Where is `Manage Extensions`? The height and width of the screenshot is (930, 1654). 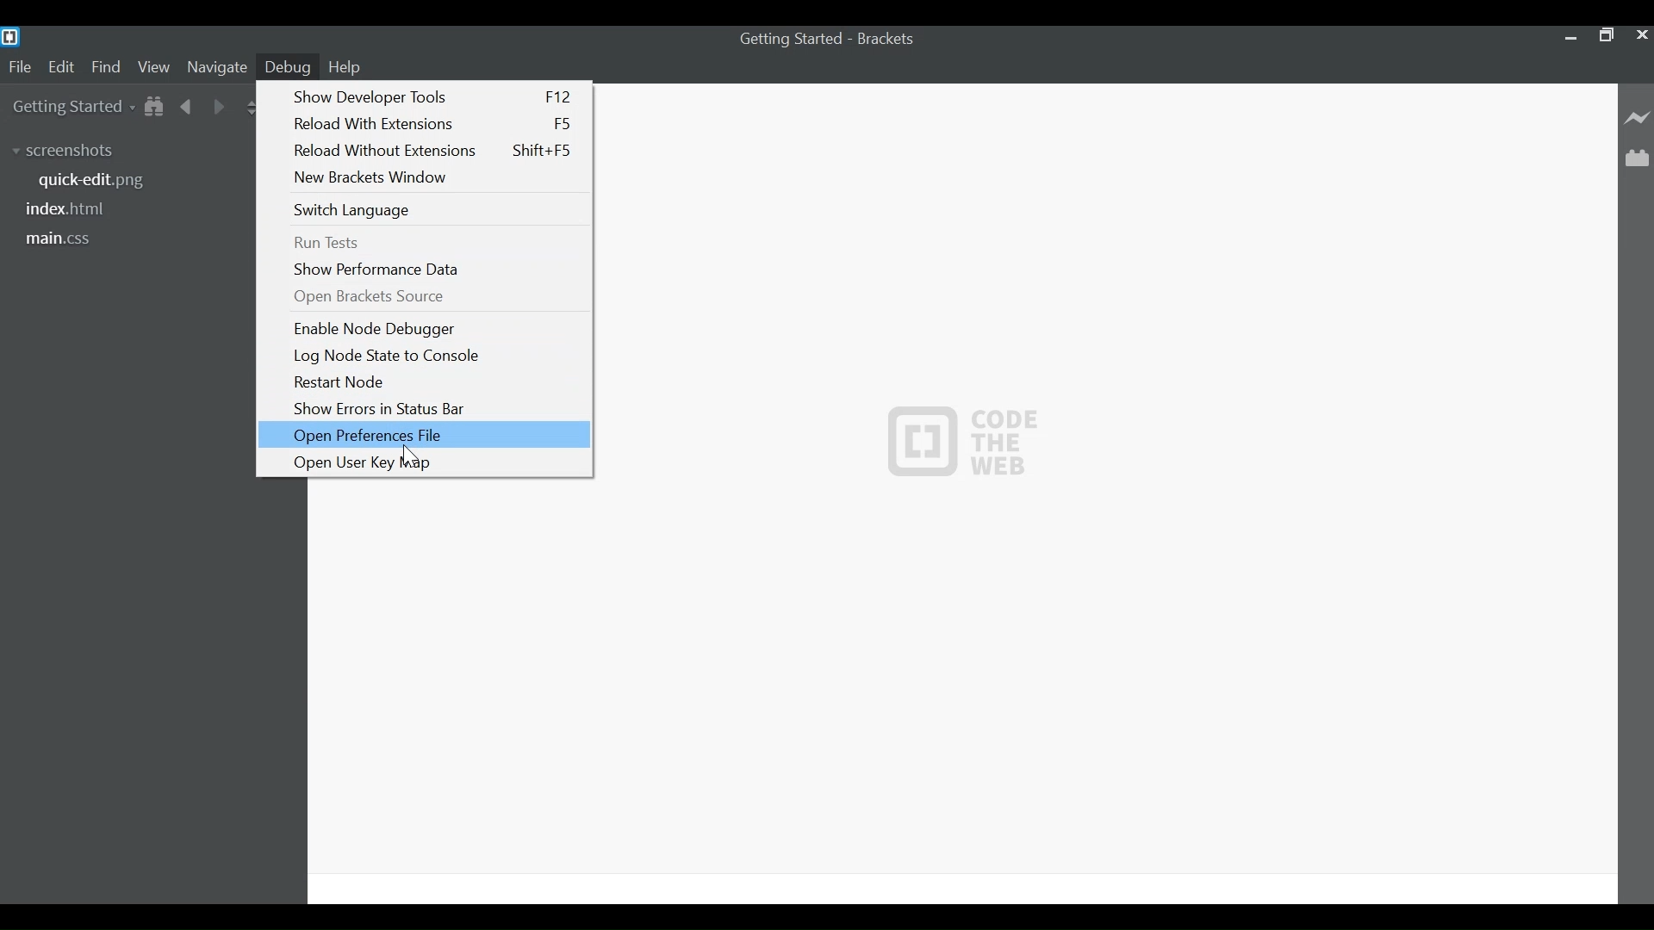 Manage Extensions is located at coordinates (1637, 158).